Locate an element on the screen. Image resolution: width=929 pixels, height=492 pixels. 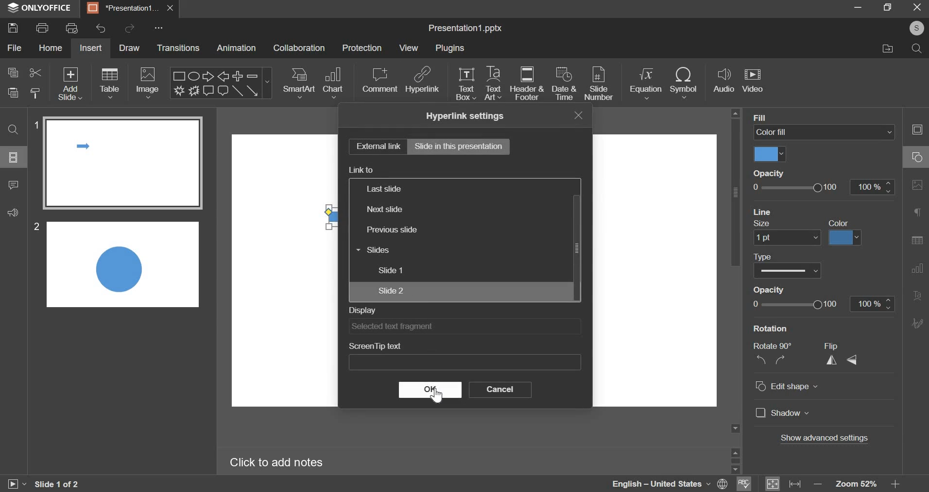
Click to add notes is located at coordinates (277, 461).